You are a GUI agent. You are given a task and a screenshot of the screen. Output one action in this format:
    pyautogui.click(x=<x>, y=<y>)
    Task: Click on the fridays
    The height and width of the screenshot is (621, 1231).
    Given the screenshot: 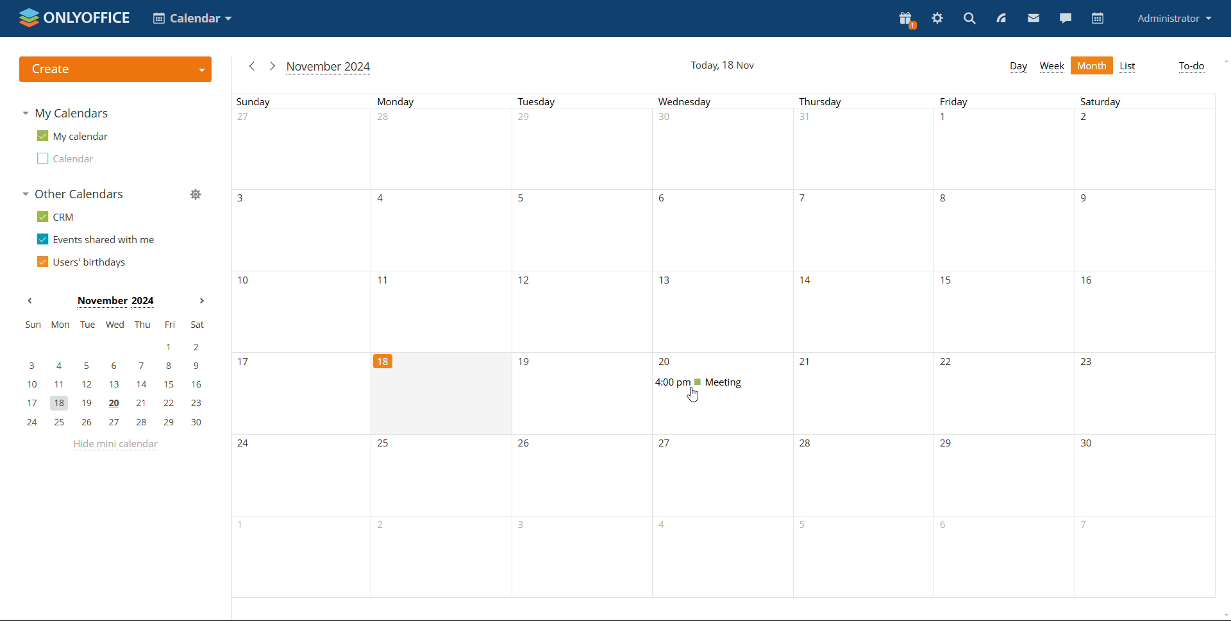 What is the action you would take?
    pyautogui.click(x=1005, y=346)
    